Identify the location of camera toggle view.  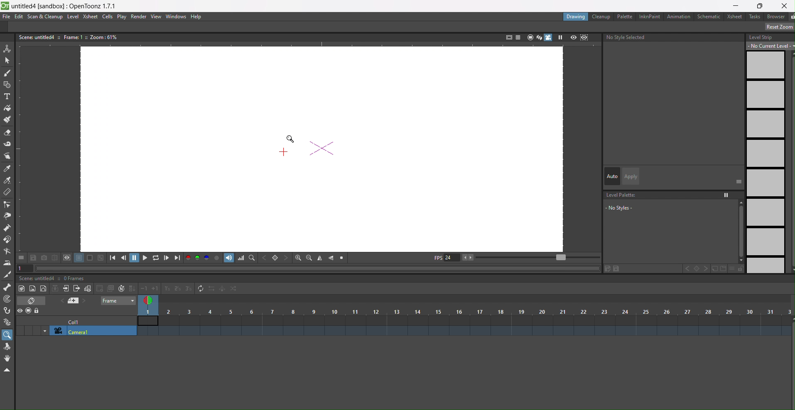
(550, 38).